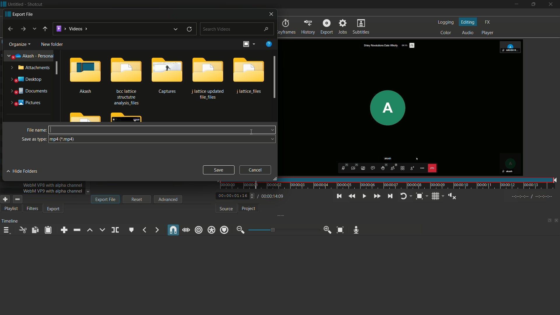 This screenshot has height=315, width=560. Describe the element at coordinates (9, 29) in the screenshot. I see `back` at that location.